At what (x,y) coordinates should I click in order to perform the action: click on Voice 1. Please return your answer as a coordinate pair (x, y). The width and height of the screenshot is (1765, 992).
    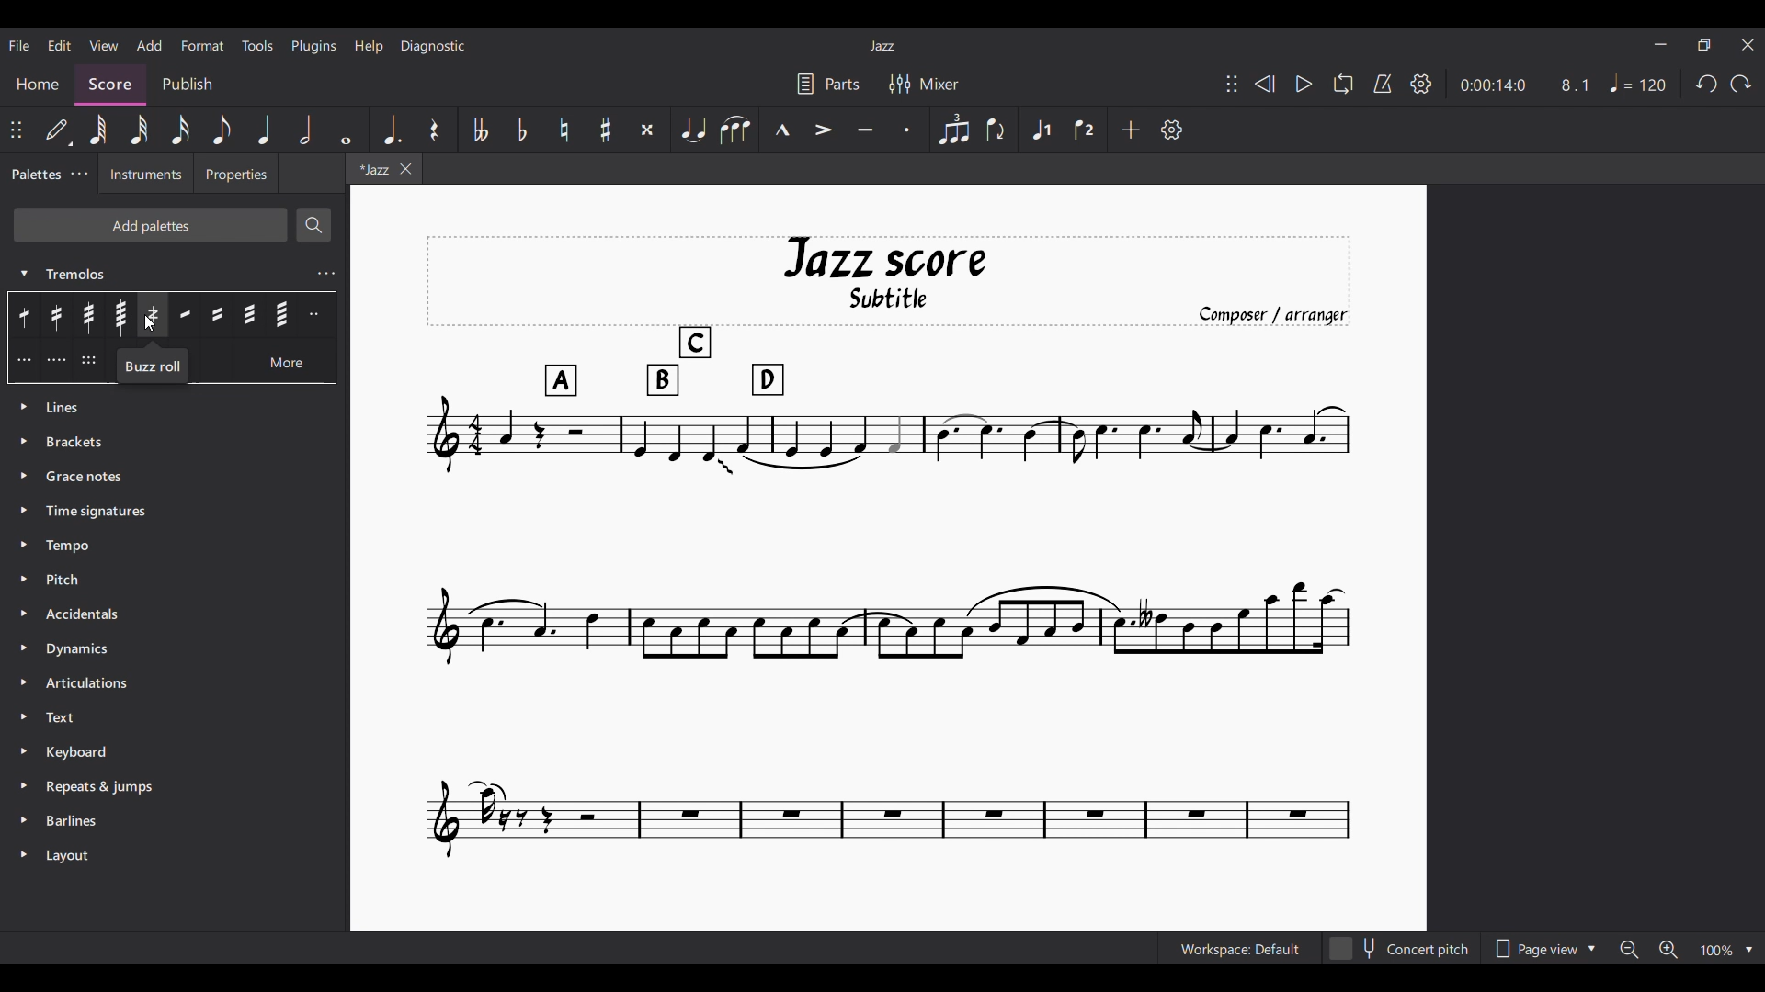
    Looking at the image, I should click on (1041, 129).